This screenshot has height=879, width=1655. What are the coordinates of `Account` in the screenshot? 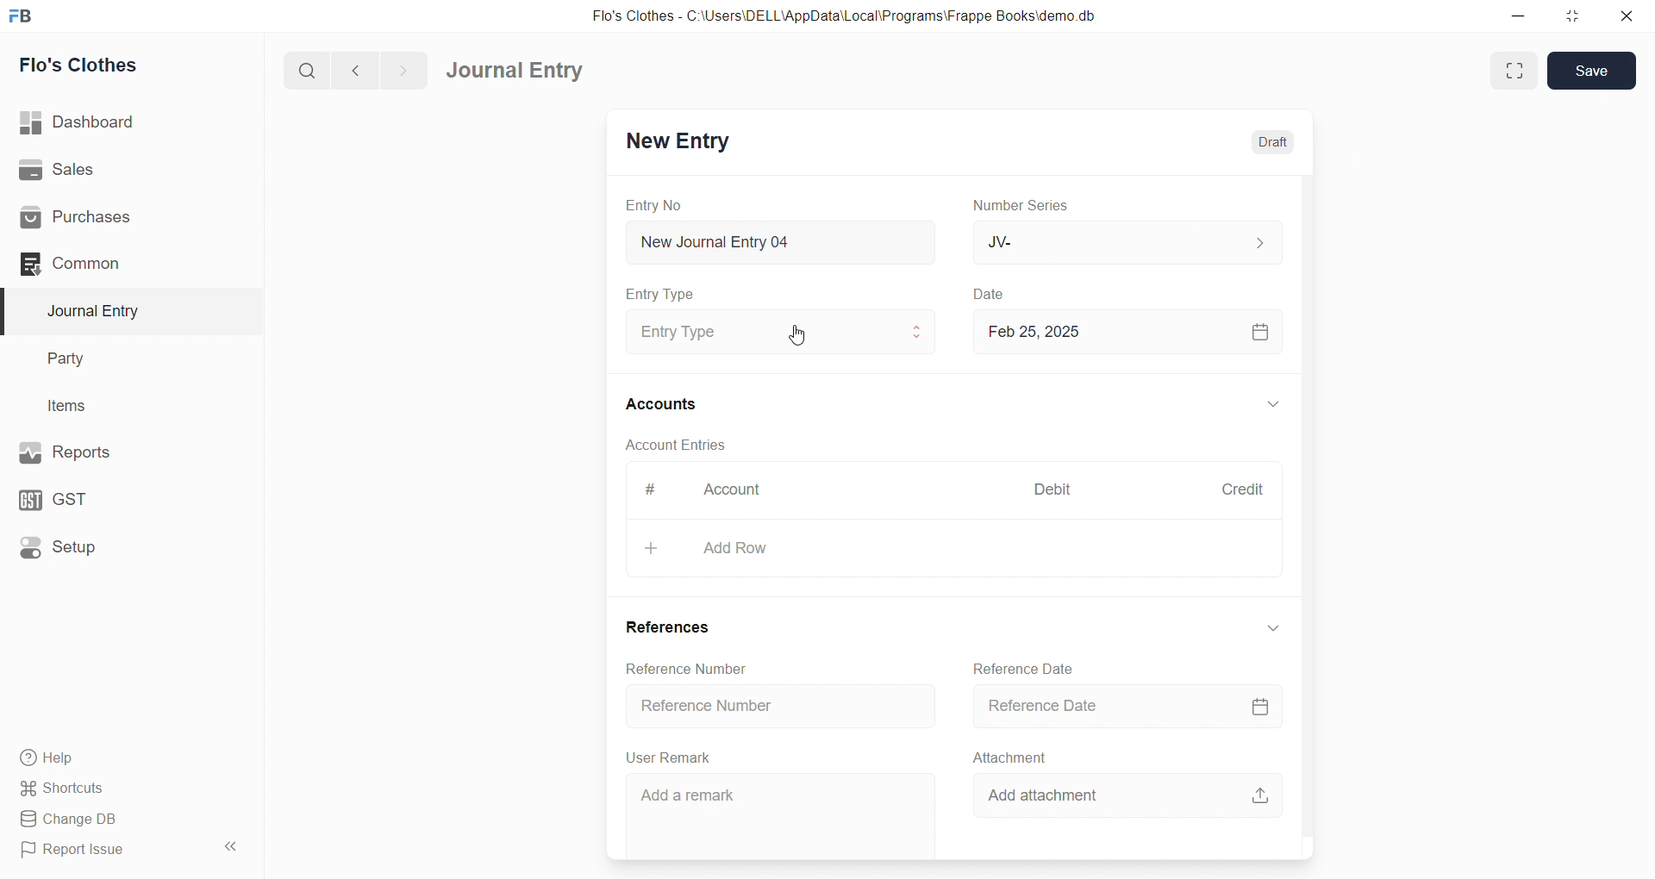 It's located at (728, 493).